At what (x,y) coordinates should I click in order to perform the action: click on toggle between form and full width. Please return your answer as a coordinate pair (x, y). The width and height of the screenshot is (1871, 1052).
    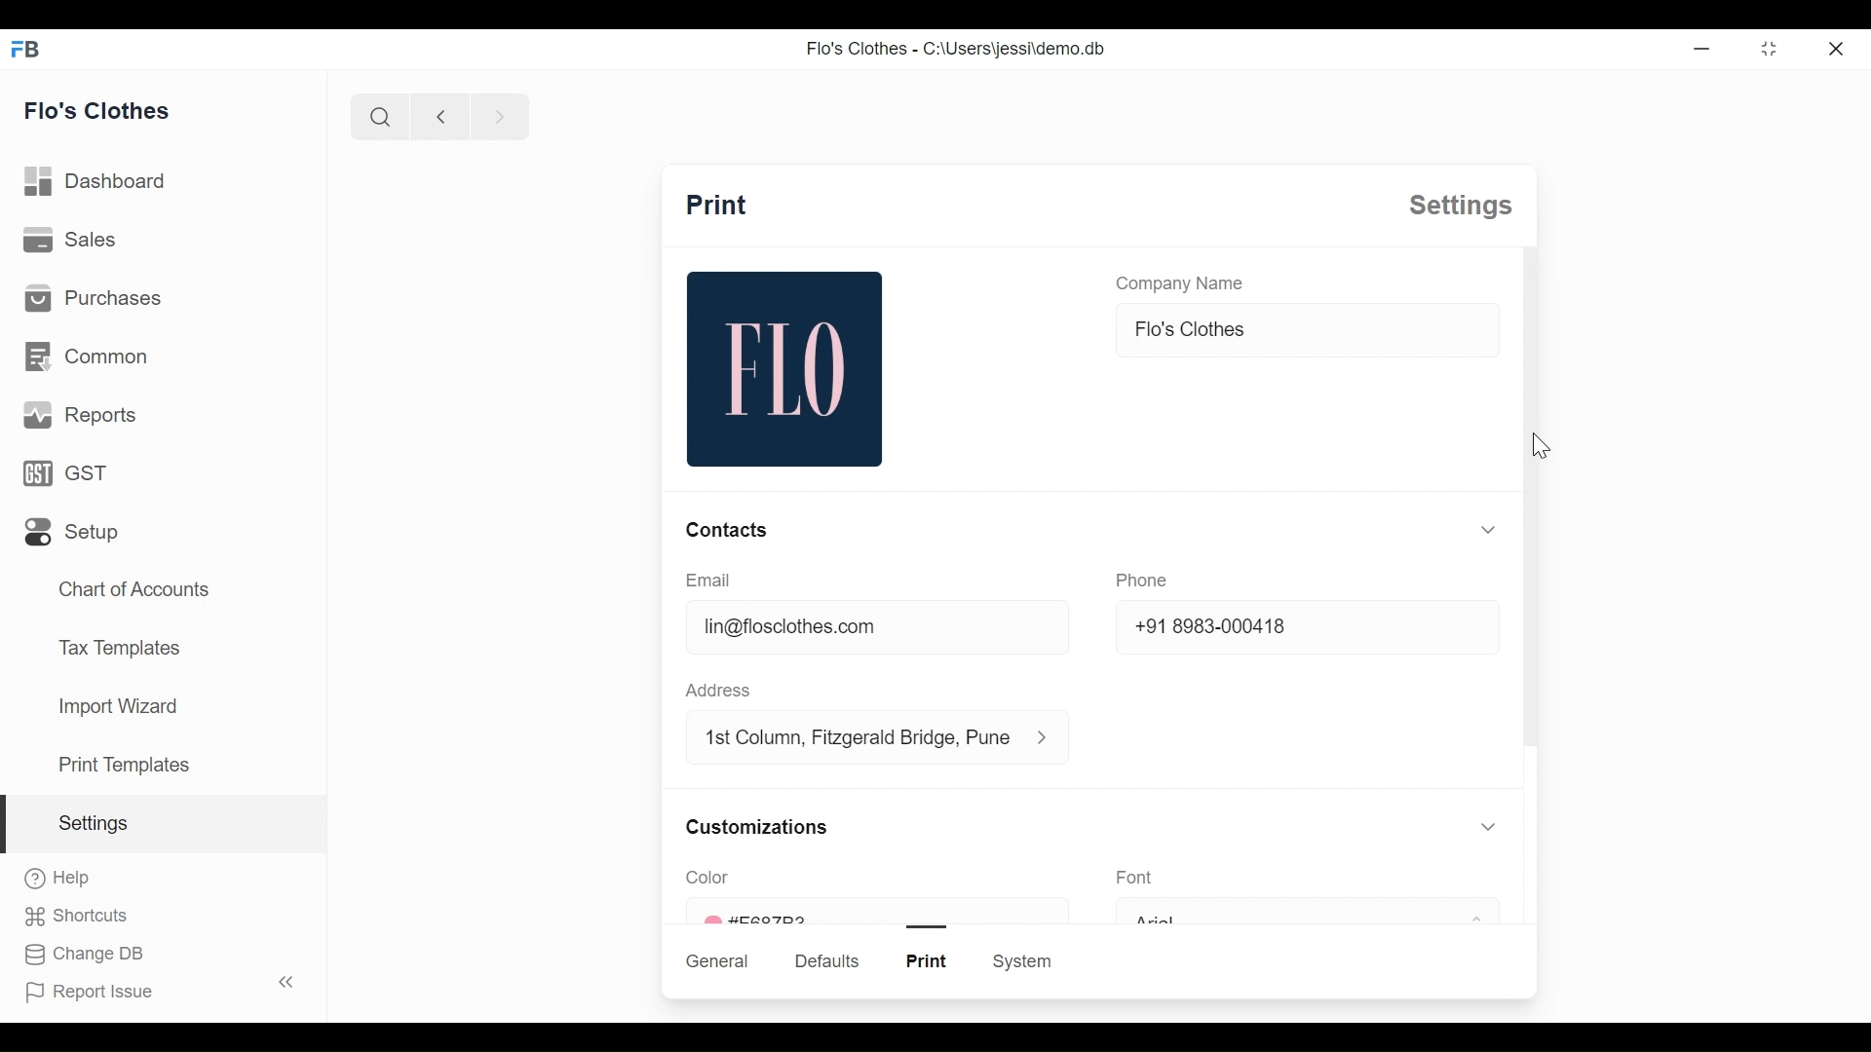
    Looking at the image, I should click on (1770, 49).